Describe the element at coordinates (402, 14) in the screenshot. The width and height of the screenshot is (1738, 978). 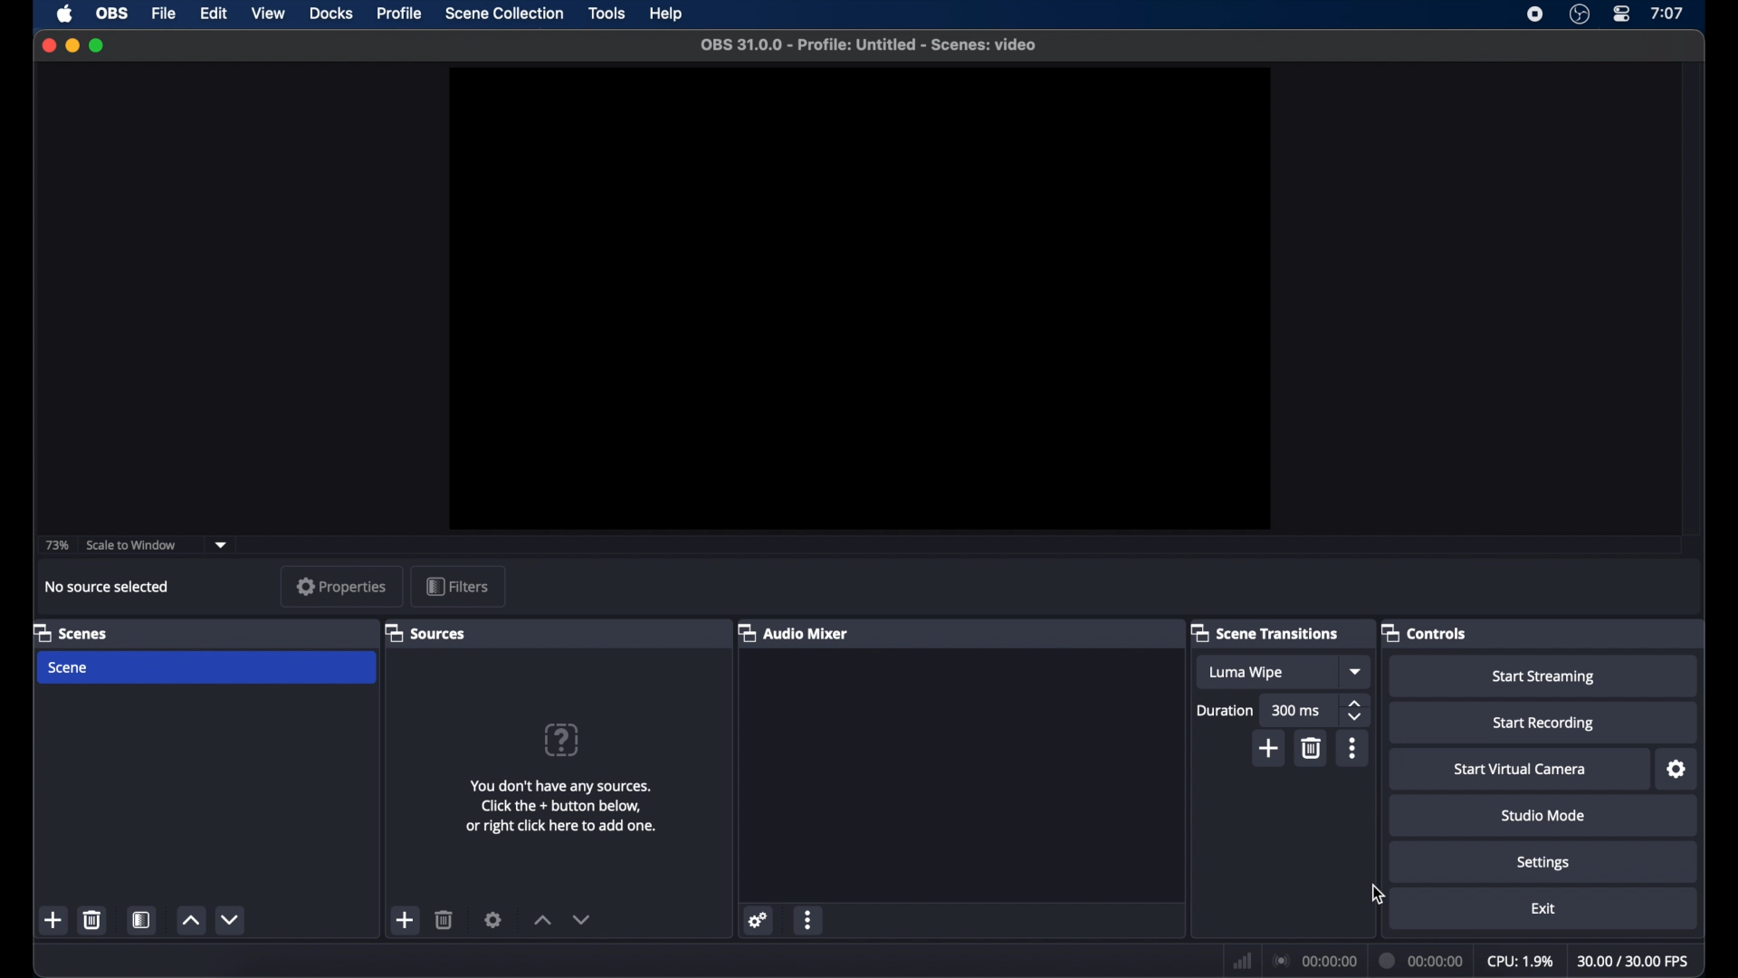
I see `profile` at that location.